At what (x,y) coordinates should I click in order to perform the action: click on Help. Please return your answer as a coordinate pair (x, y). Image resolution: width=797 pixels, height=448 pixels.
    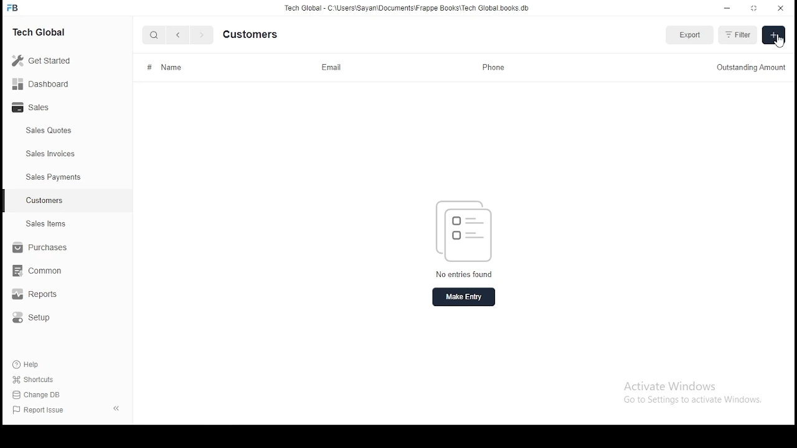
    Looking at the image, I should click on (27, 366).